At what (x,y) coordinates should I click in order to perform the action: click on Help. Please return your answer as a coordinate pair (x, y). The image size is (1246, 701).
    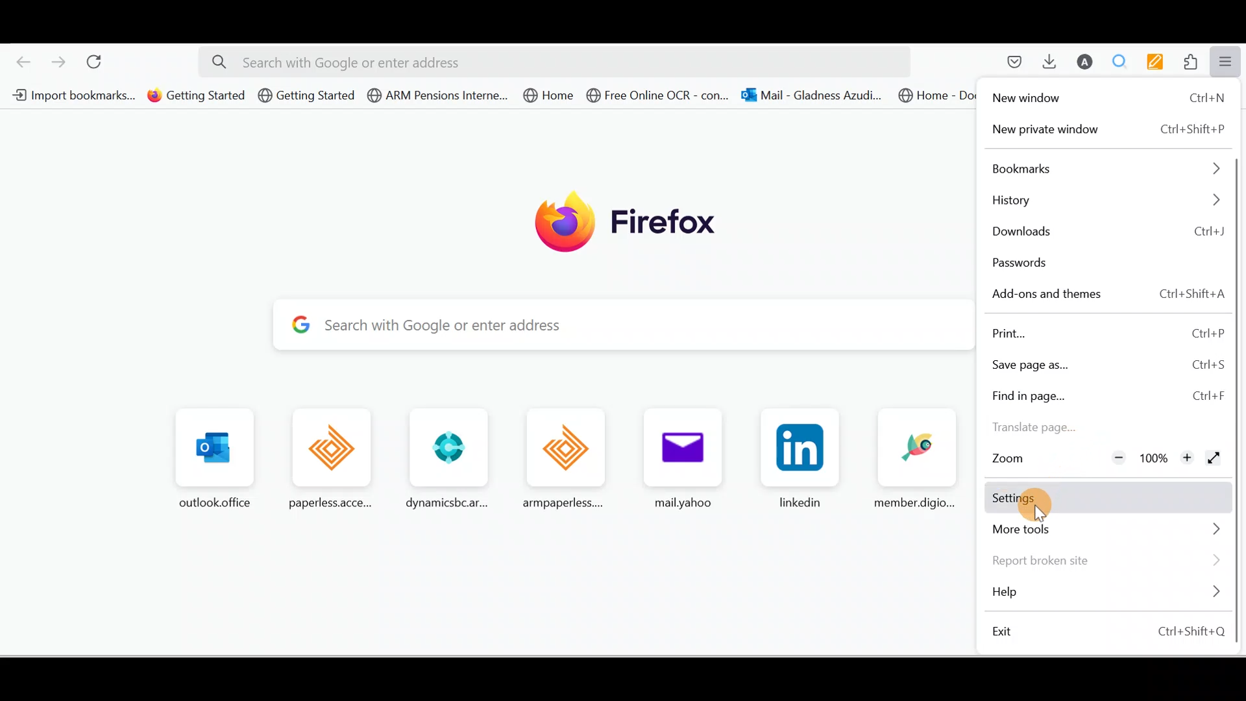
    Looking at the image, I should click on (1105, 593).